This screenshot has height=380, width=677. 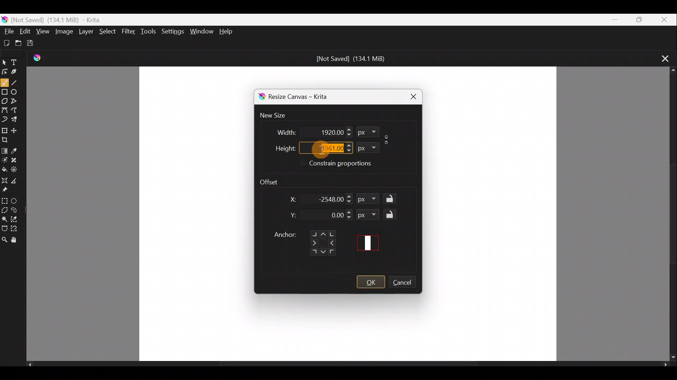 What do you see at coordinates (304, 240) in the screenshot?
I see `Anchor` at bounding box center [304, 240].